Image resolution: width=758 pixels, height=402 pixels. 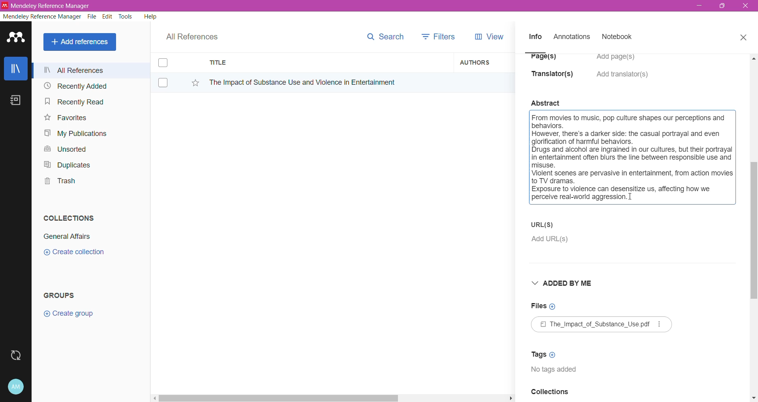 What do you see at coordinates (633, 150) in the screenshot?
I see `Click to select the full summary` at bounding box center [633, 150].